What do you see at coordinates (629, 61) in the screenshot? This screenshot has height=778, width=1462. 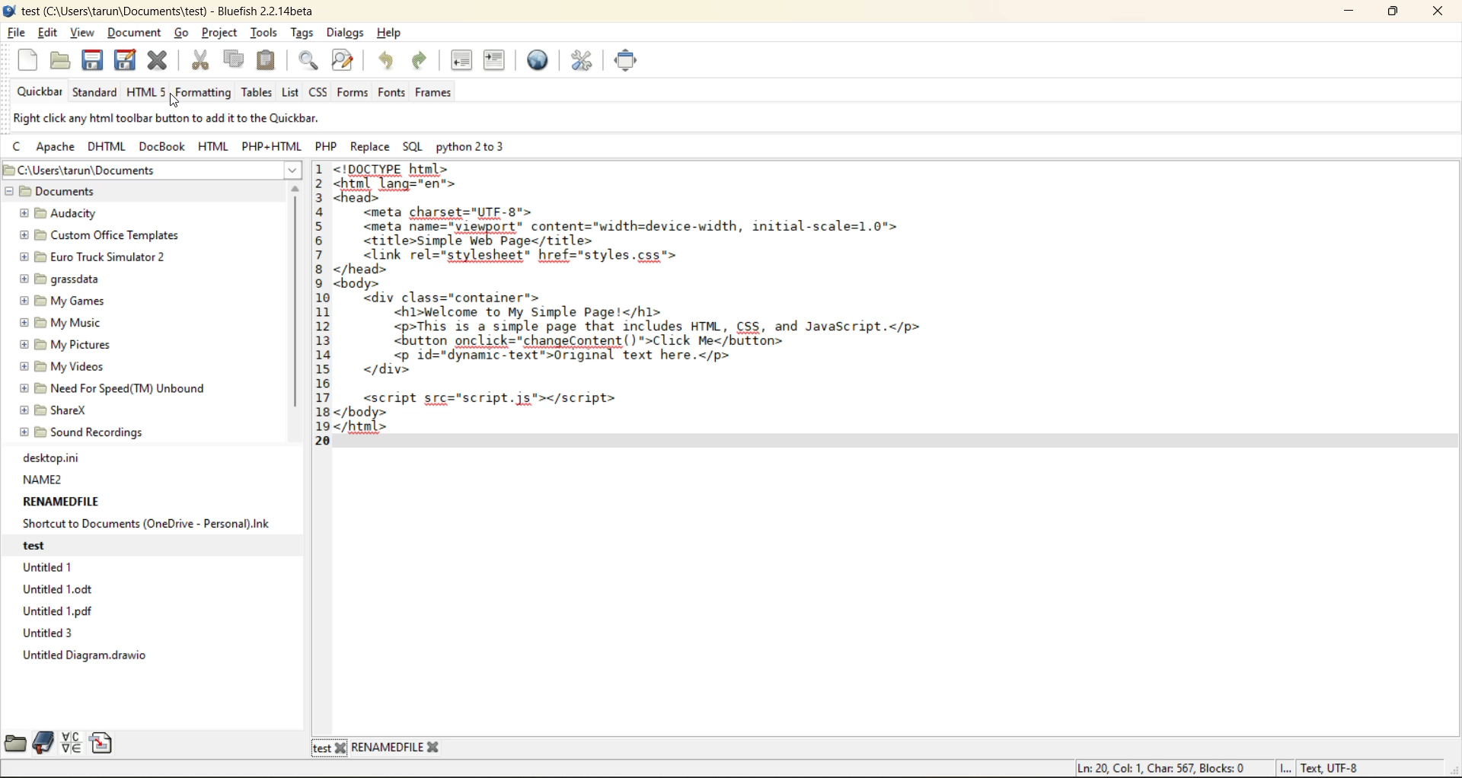 I see `fullscreen` at bounding box center [629, 61].